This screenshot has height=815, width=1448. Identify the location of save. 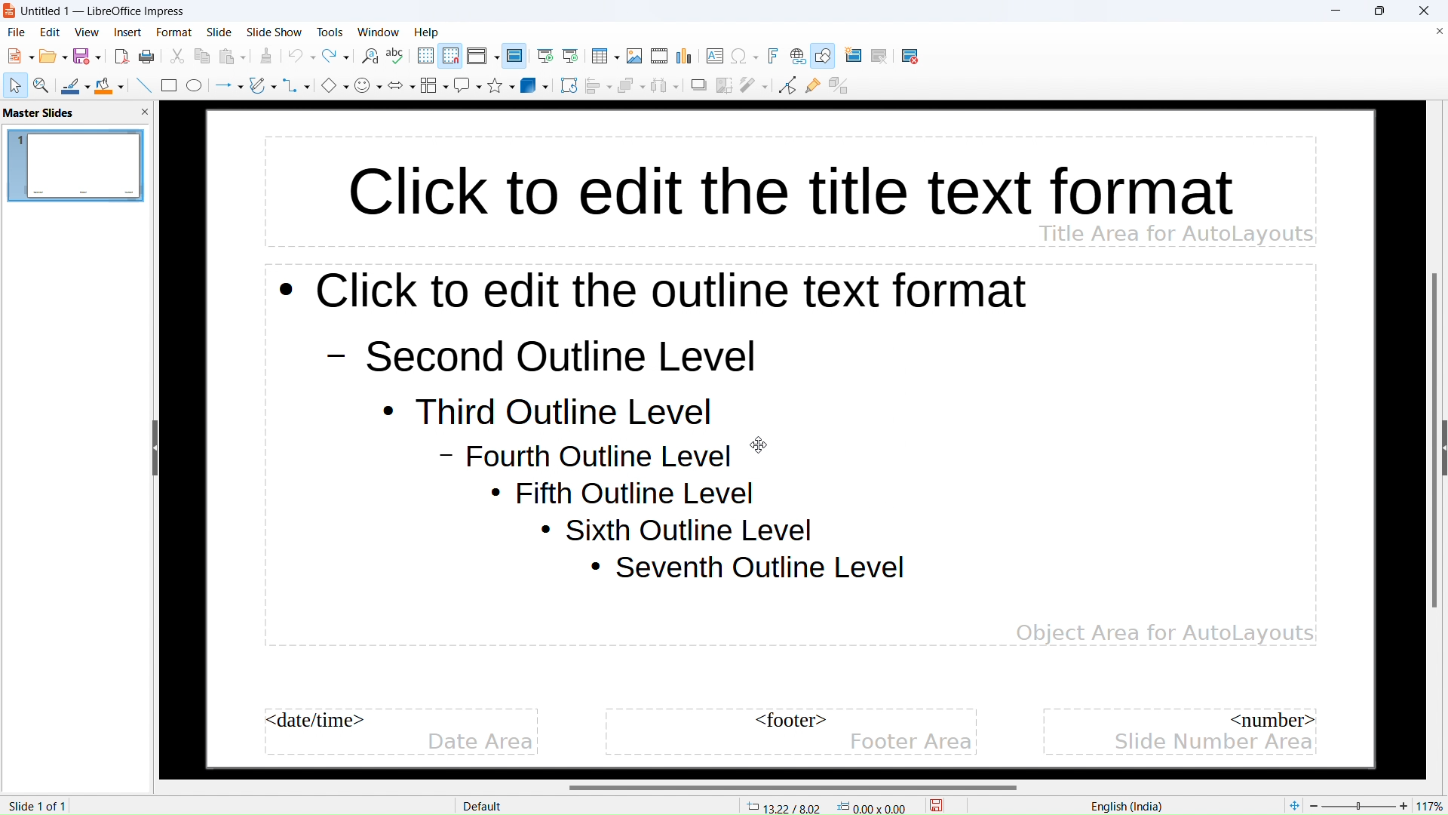
(88, 56).